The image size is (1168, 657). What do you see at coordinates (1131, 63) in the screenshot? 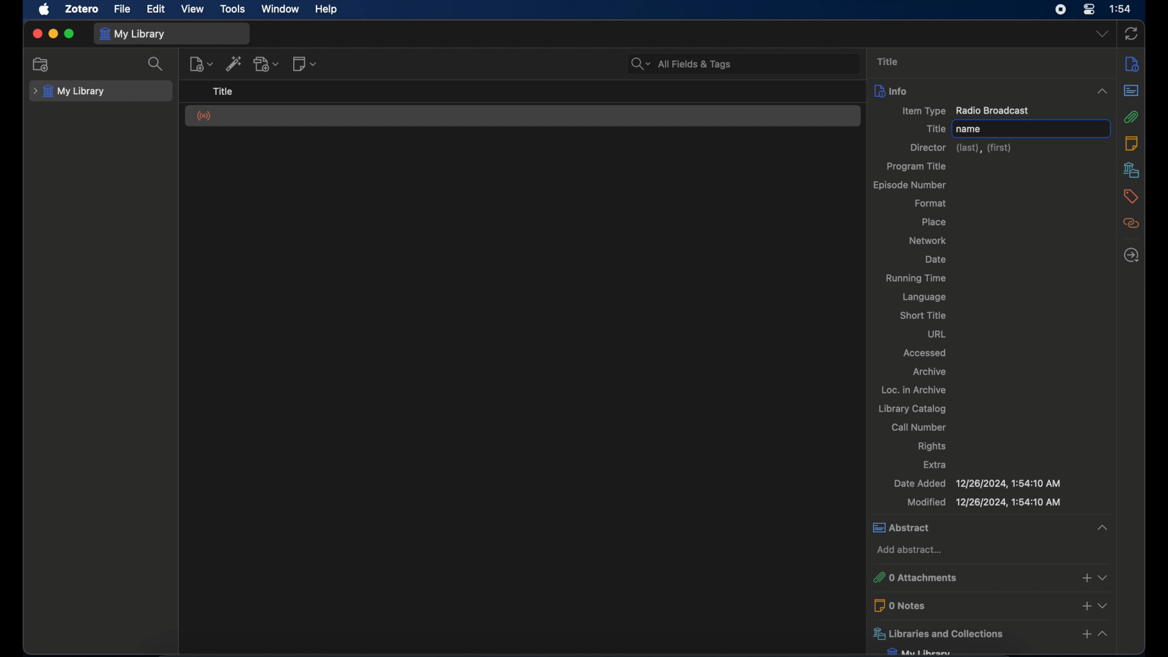
I see `info` at bounding box center [1131, 63].